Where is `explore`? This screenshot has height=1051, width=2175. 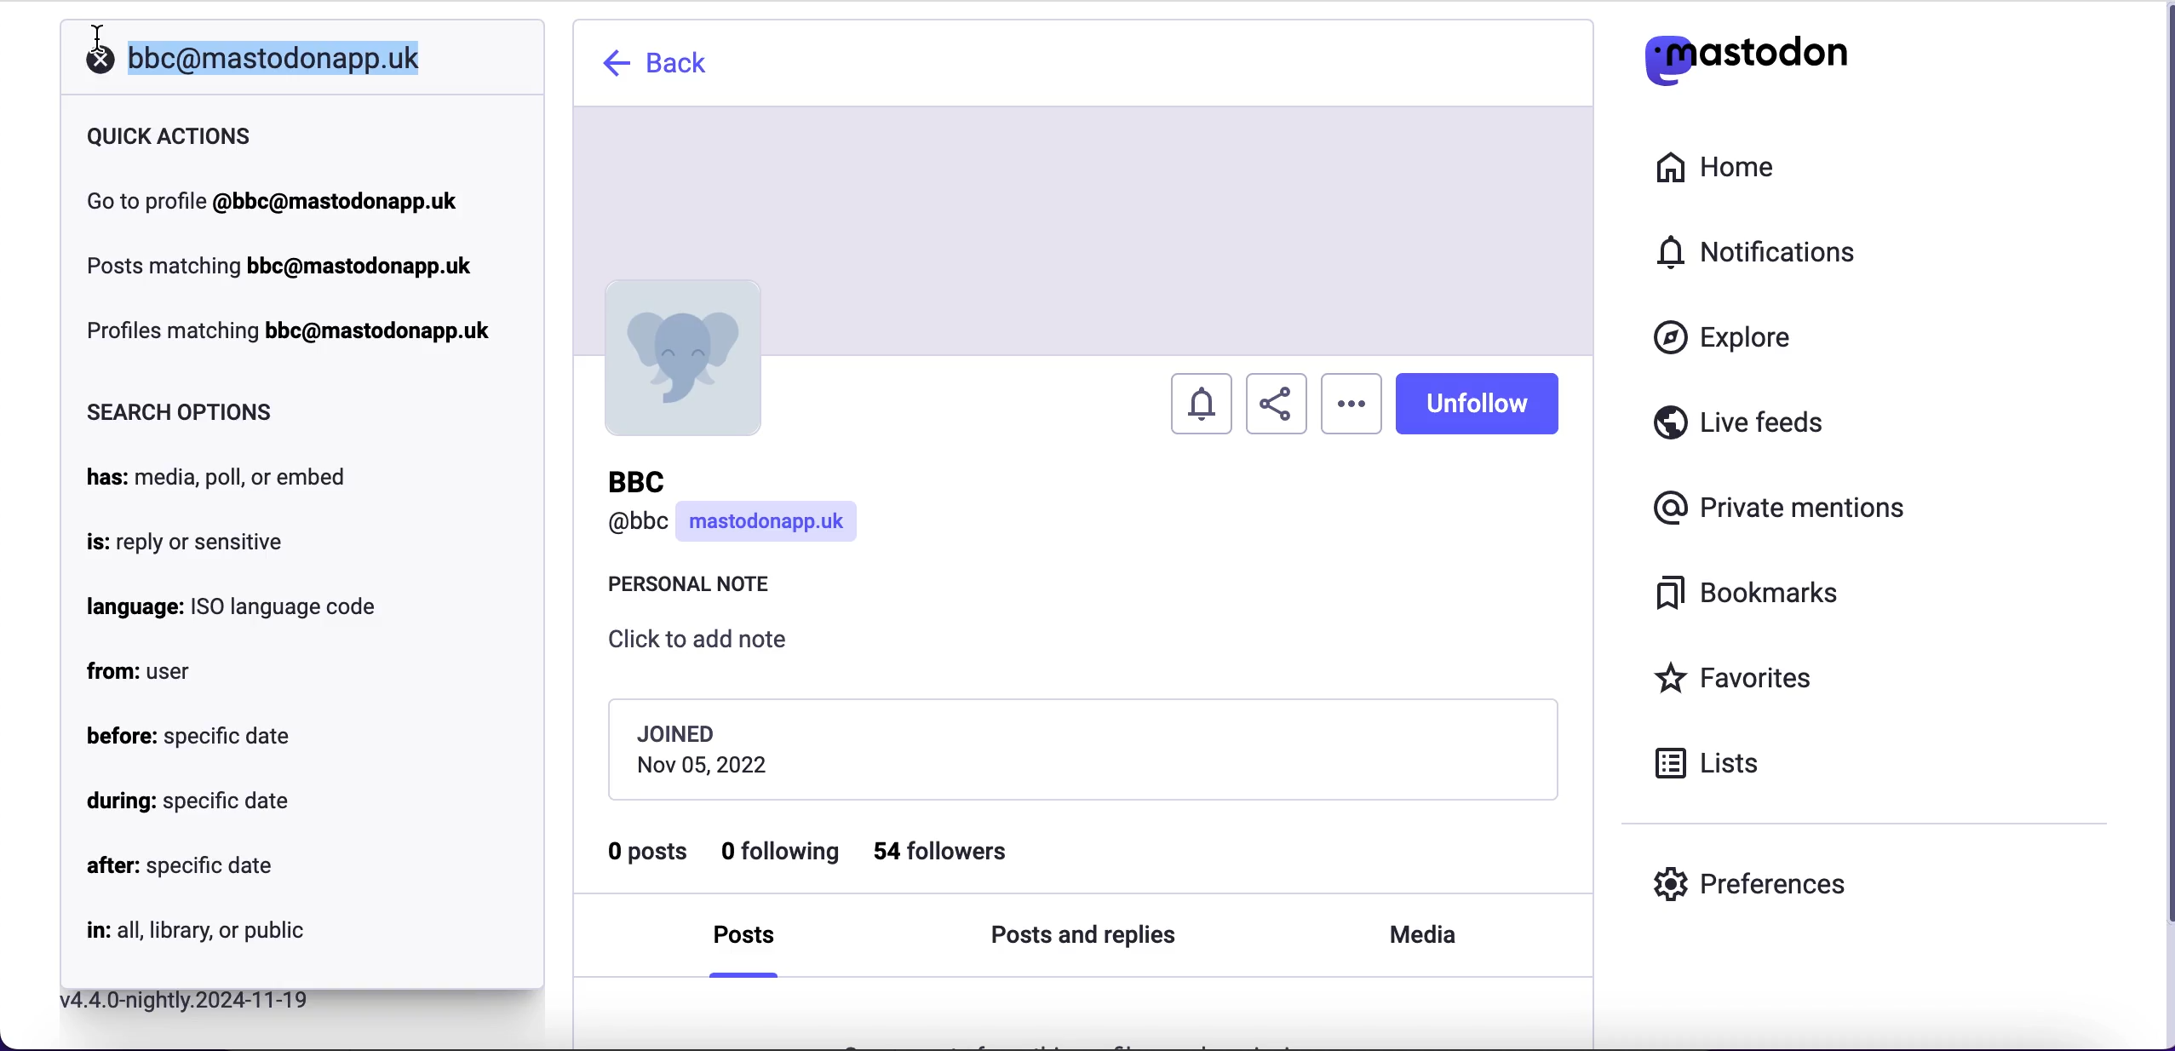 explore is located at coordinates (1739, 339).